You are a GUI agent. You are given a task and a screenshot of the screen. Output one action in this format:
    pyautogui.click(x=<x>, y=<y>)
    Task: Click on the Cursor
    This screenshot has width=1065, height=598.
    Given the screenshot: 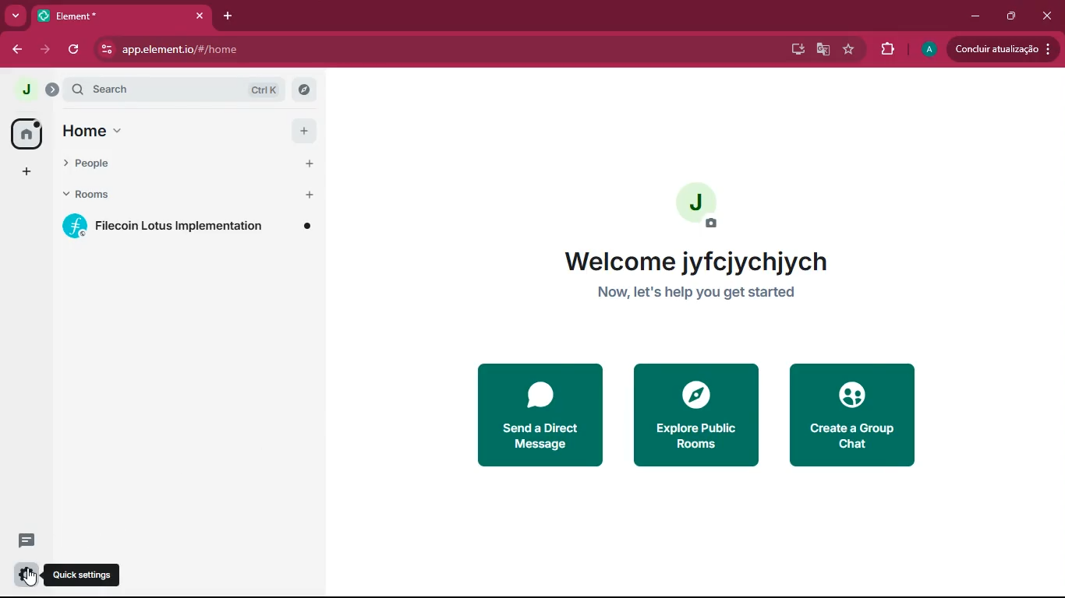 What is the action you would take?
    pyautogui.click(x=30, y=577)
    